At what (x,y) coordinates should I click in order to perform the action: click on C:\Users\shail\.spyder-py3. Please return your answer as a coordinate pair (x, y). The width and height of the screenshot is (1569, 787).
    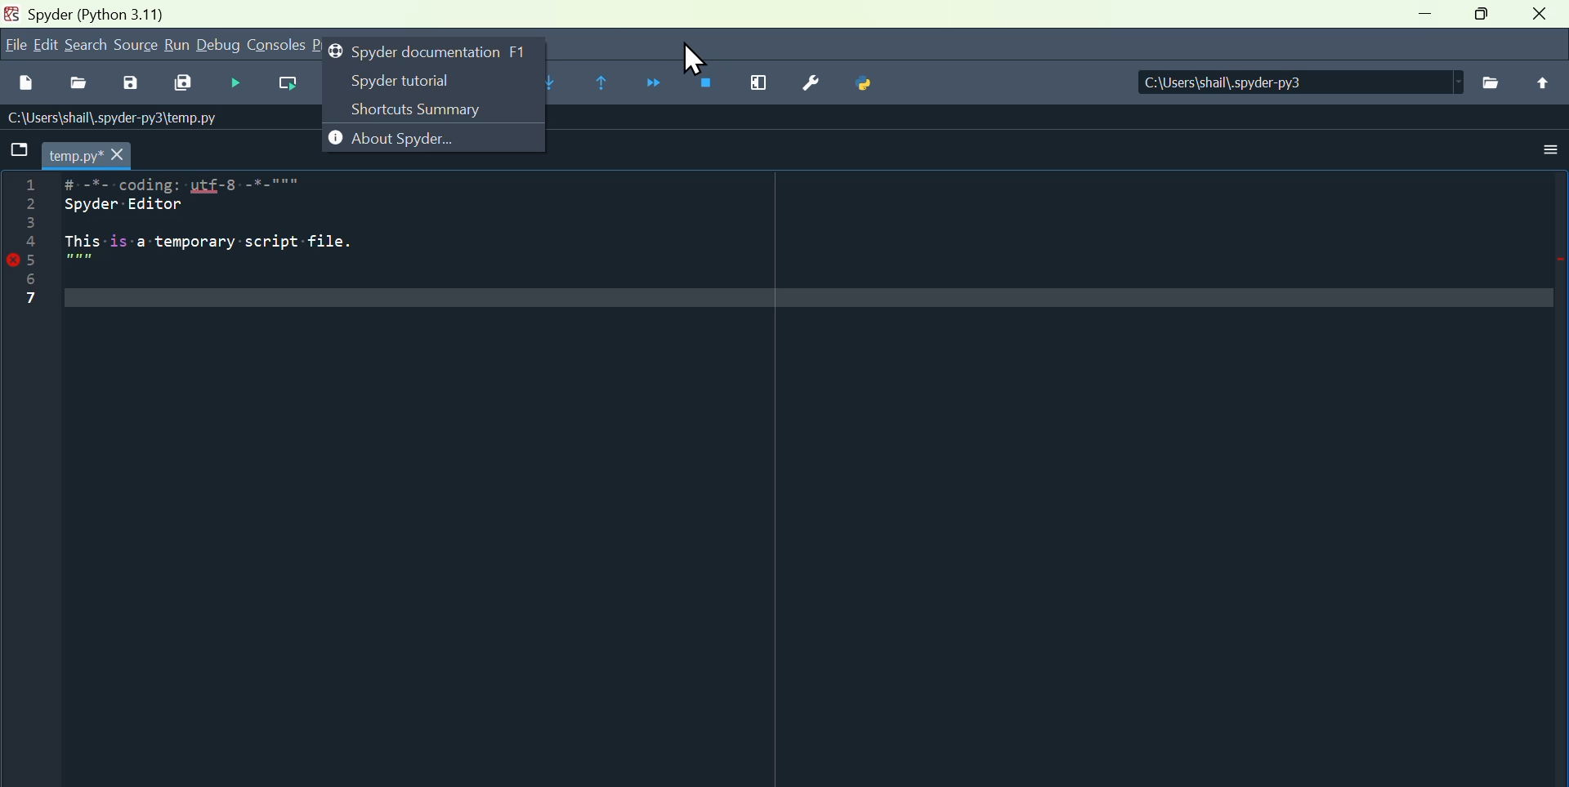
    Looking at the image, I should click on (1282, 82).